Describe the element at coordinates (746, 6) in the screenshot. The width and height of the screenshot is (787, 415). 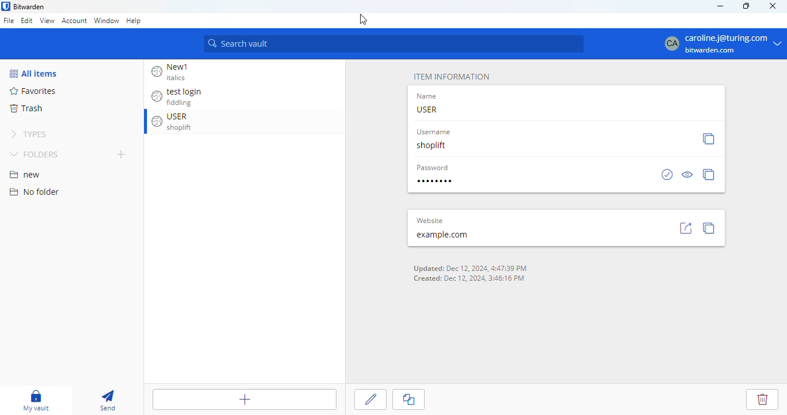
I see `maximize` at that location.